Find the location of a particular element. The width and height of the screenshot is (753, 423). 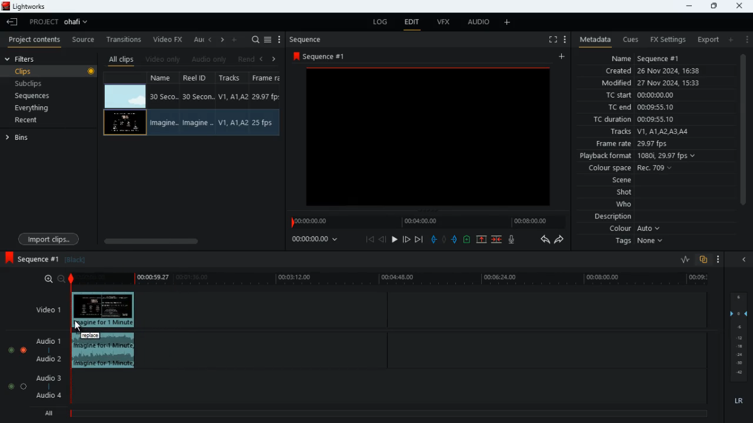

description is located at coordinates (608, 217).